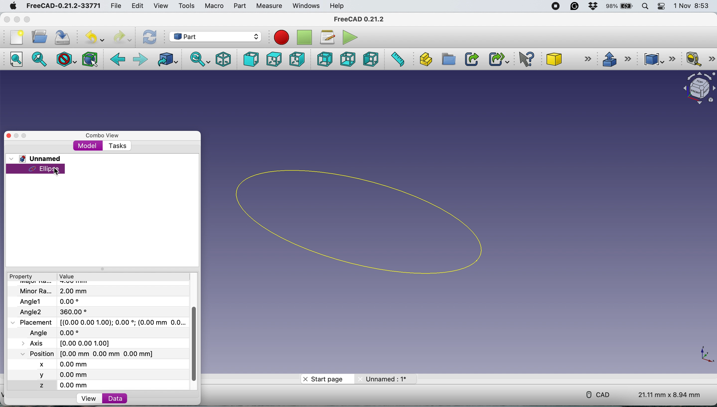 This screenshot has width=717, height=407. What do you see at coordinates (327, 36) in the screenshot?
I see `macros` at bounding box center [327, 36].